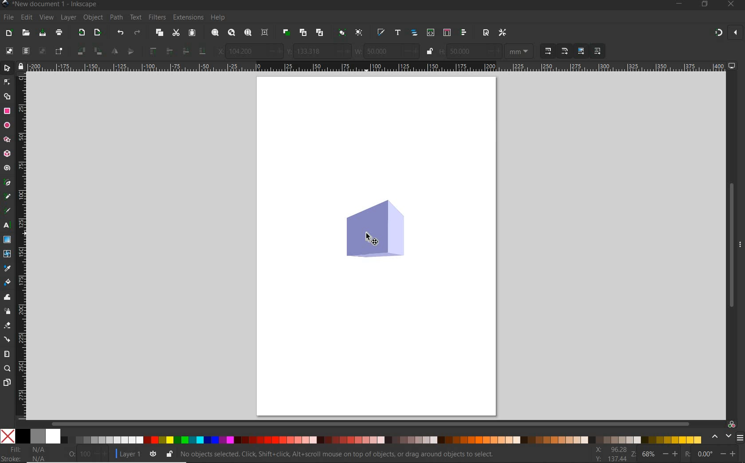  Describe the element at coordinates (169, 453) in the screenshot. I see `lock/unlock` at that location.